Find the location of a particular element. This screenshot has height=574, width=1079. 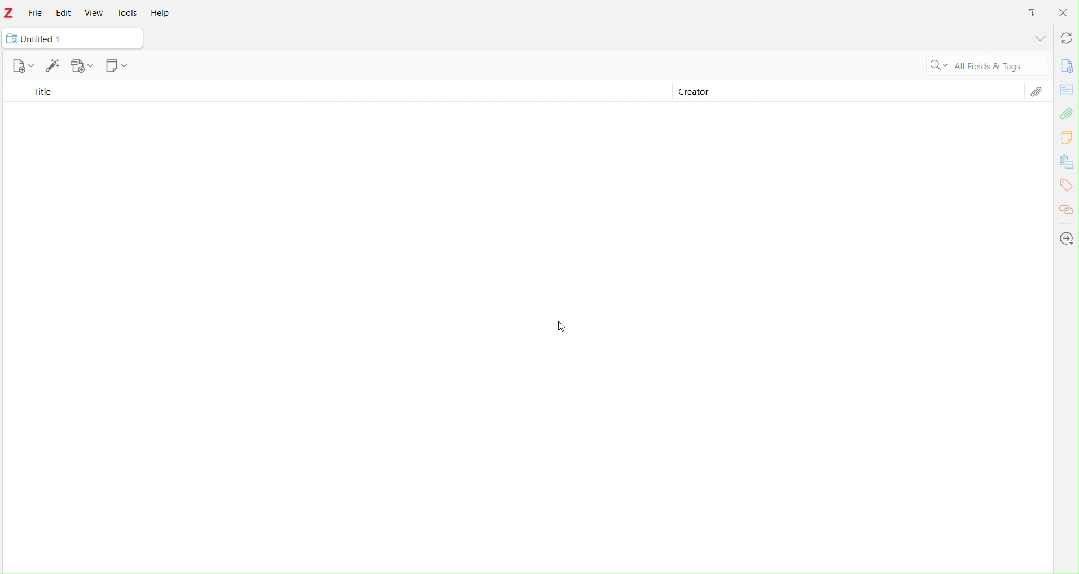

Tags is located at coordinates (1065, 186).